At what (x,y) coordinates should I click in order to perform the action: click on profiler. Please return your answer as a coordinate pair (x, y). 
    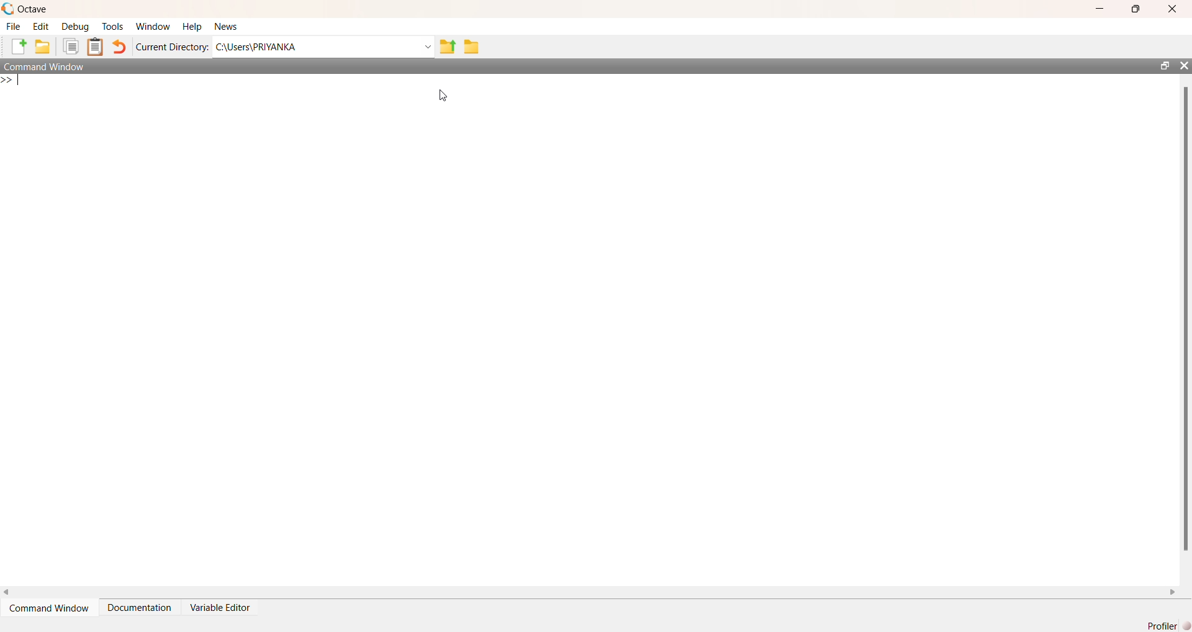
    Looking at the image, I should click on (1165, 626).